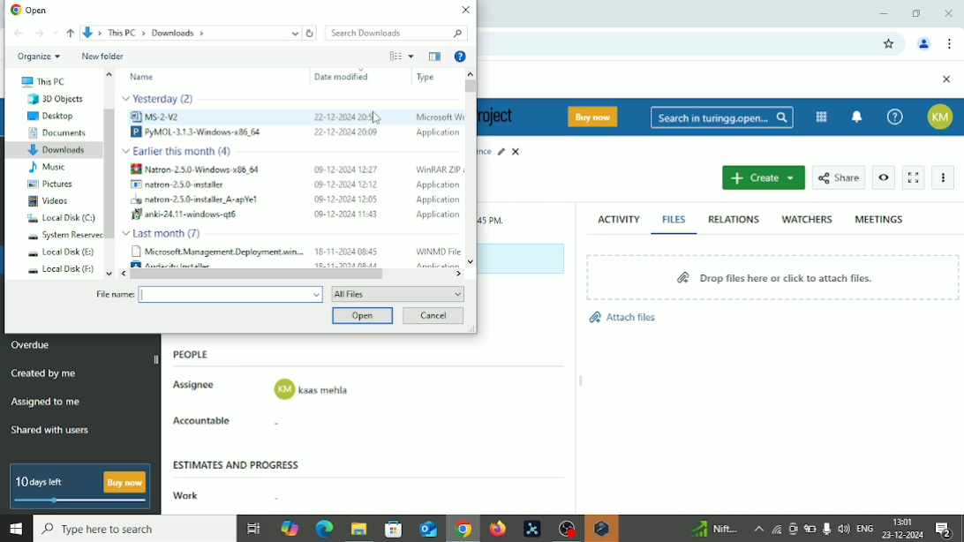 This screenshot has width=964, height=542. What do you see at coordinates (470, 87) in the screenshot?
I see `Vertical scrollbar` at bounding box center [470, 87].